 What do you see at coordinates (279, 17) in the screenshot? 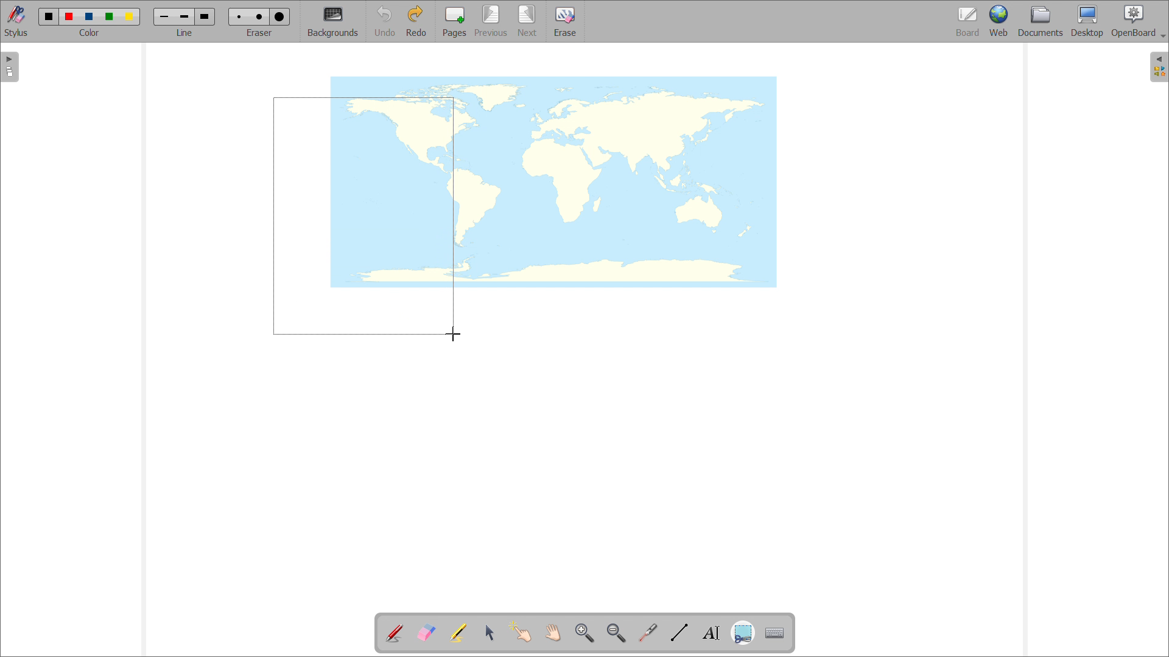
I see `large` at bounding box center [279, 17].